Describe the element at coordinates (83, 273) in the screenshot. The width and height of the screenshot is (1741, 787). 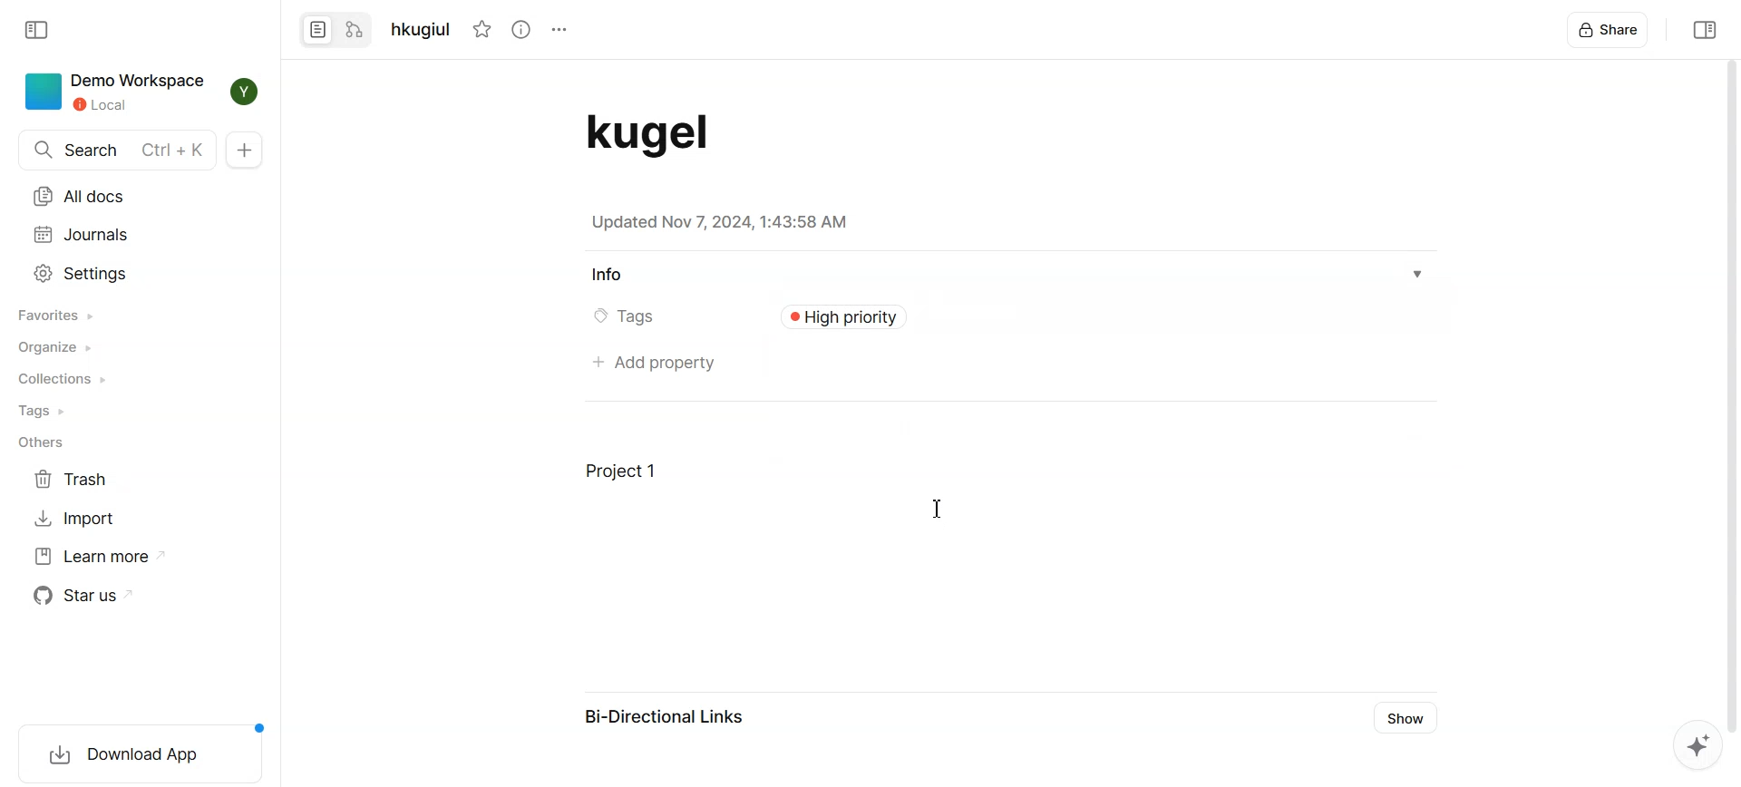
I see `Settings` at that location.